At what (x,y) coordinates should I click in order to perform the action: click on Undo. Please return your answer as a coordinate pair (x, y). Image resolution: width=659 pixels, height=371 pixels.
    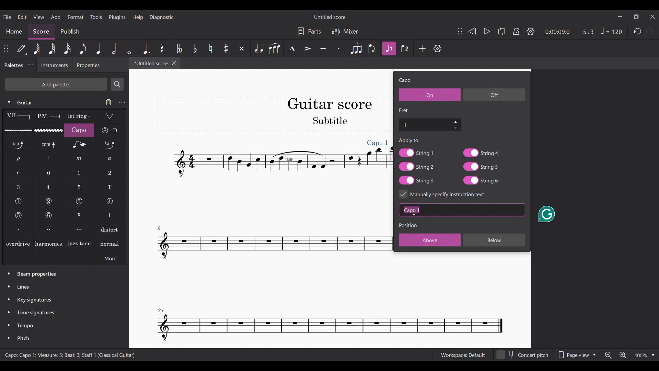
    Looking at the image, I should click on (637, 31).